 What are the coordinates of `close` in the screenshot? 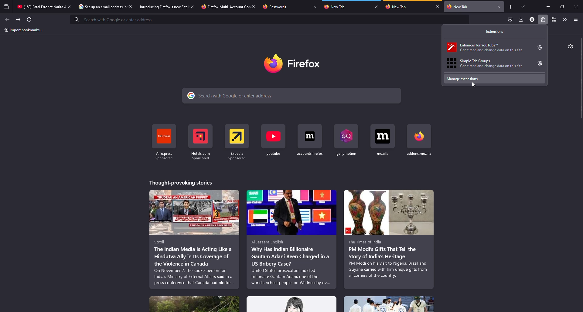 It's located at (438, 6).